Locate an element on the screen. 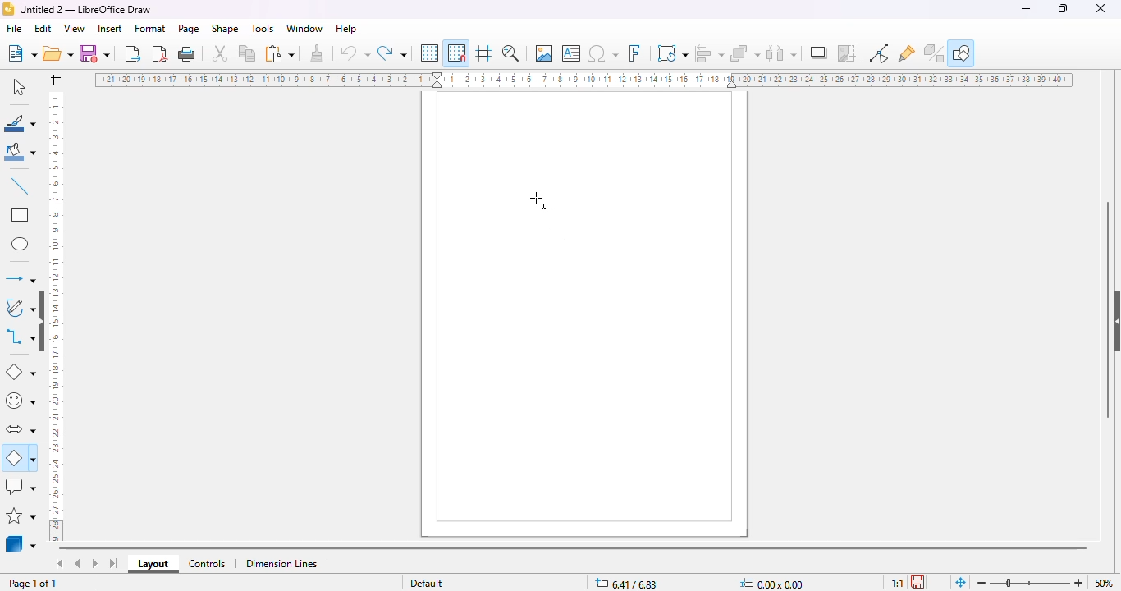  horizontal scroll bar is located at coordinates (576, 549).